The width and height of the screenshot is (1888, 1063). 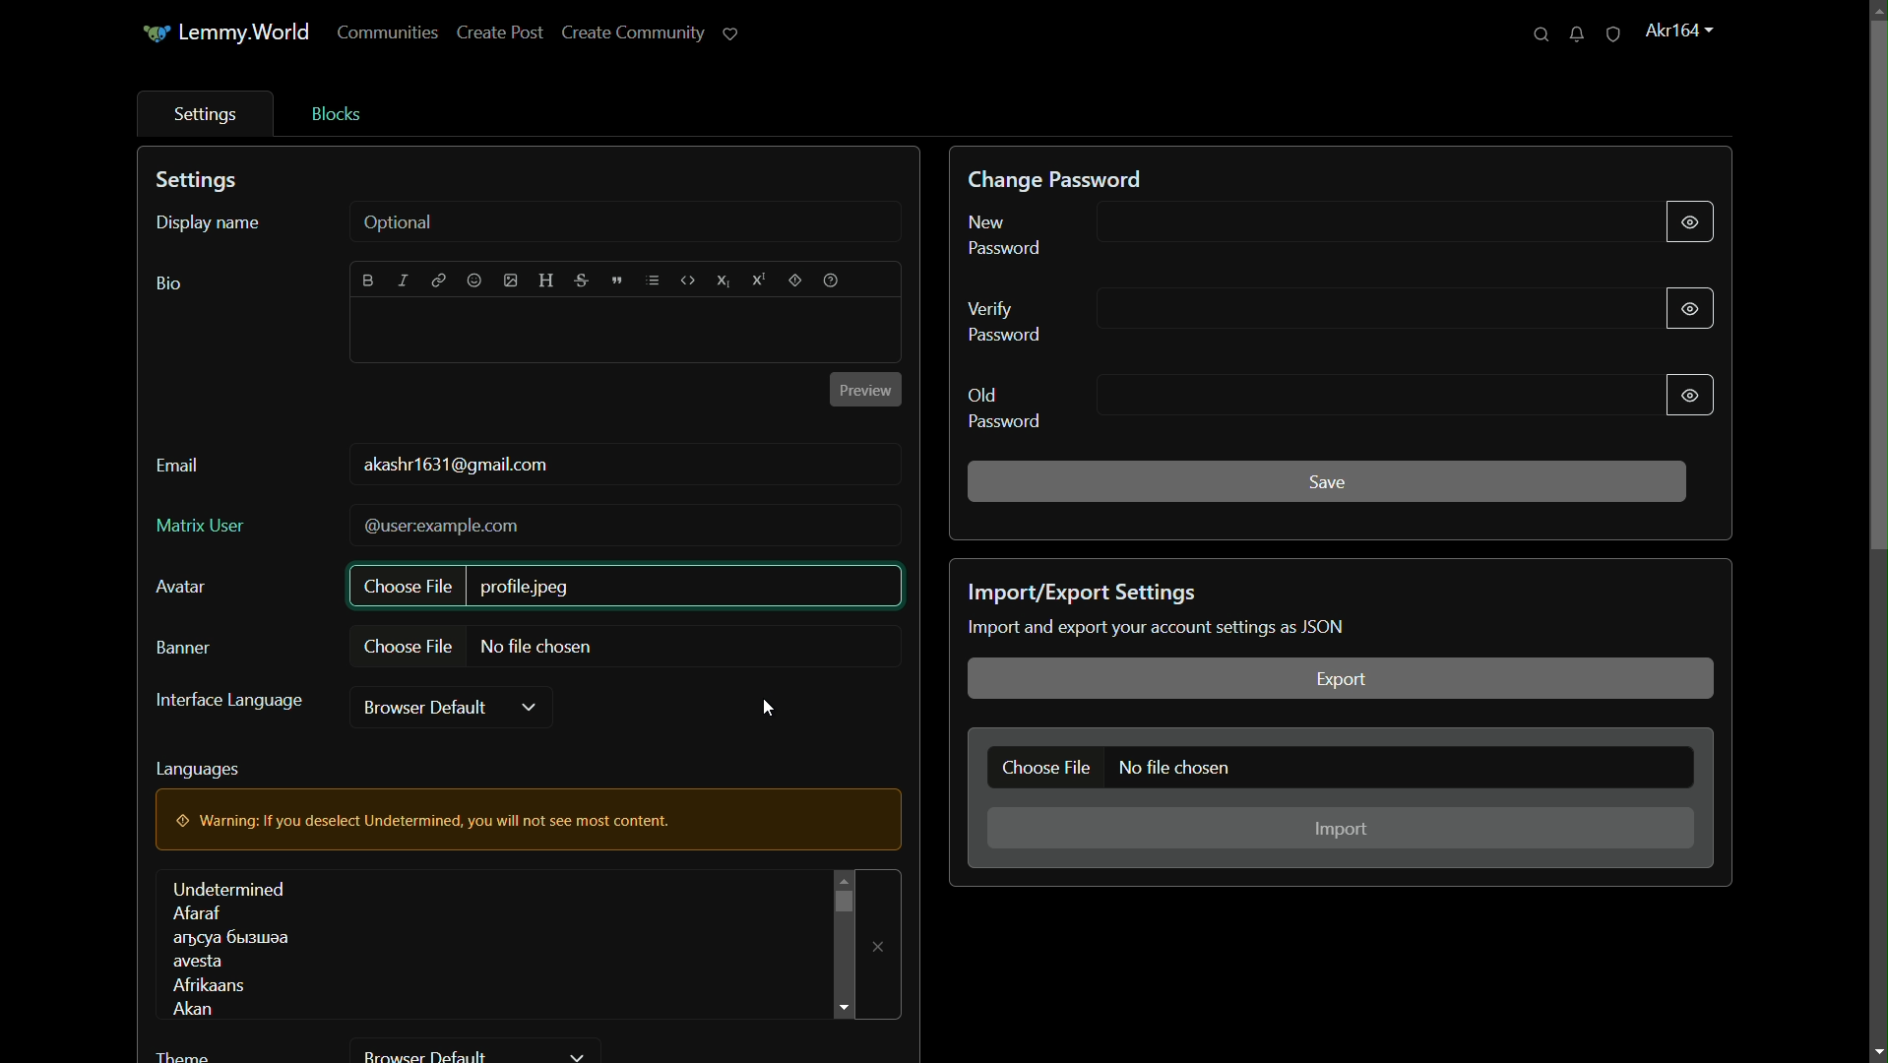 I want to click on link, so click(x=438, y=282).